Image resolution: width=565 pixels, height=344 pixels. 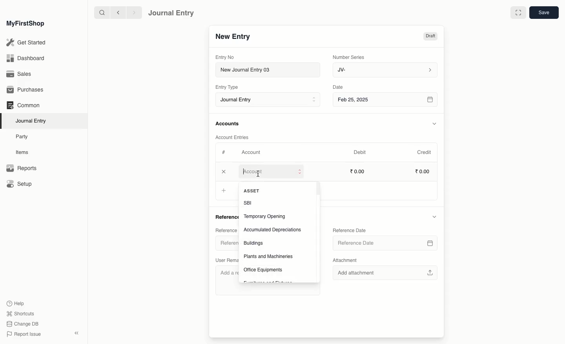 What do you see at coordinates (171, 13) in the screenshot?
I see `Journal Entry` at bounding box center [171, 13].